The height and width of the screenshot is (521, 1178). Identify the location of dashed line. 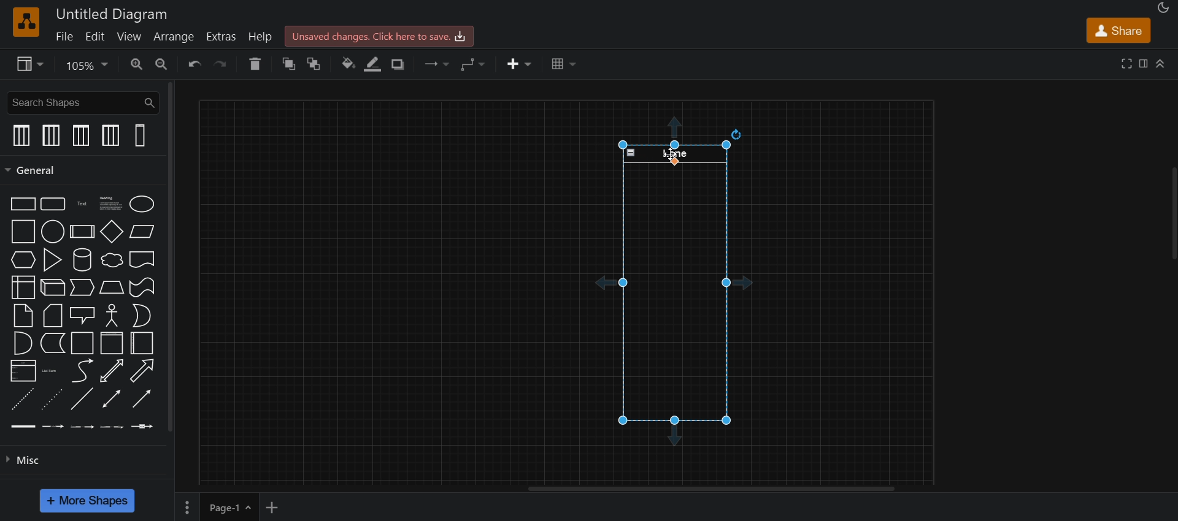
(19, 400).